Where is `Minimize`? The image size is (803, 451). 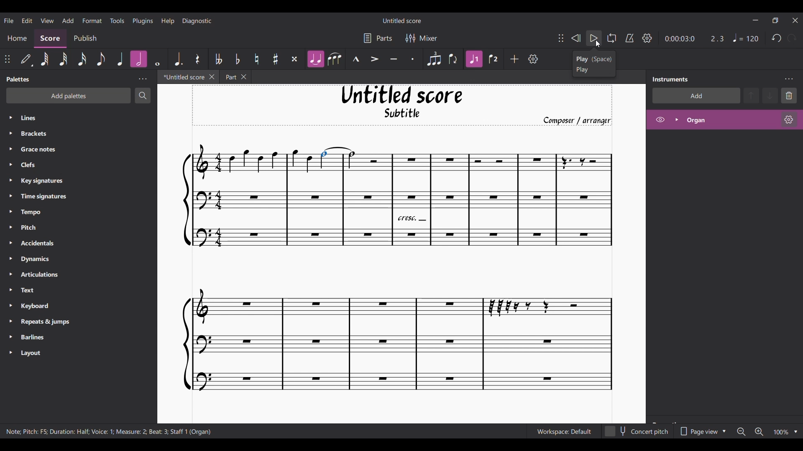 Minimize is located at coordinates (756, 20).